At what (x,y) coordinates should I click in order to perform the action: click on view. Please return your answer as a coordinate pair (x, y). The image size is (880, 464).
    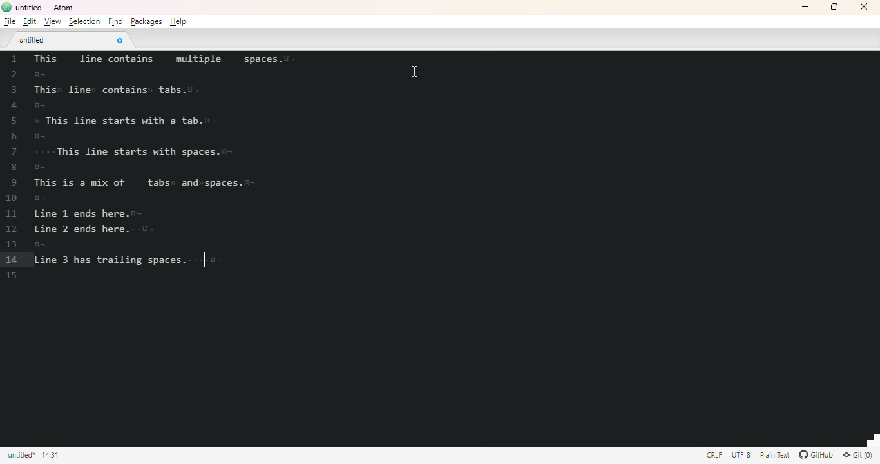
    Looking at the image, I should click on (52, 22).